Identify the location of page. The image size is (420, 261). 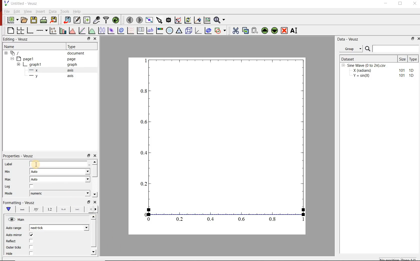
(71, 59).